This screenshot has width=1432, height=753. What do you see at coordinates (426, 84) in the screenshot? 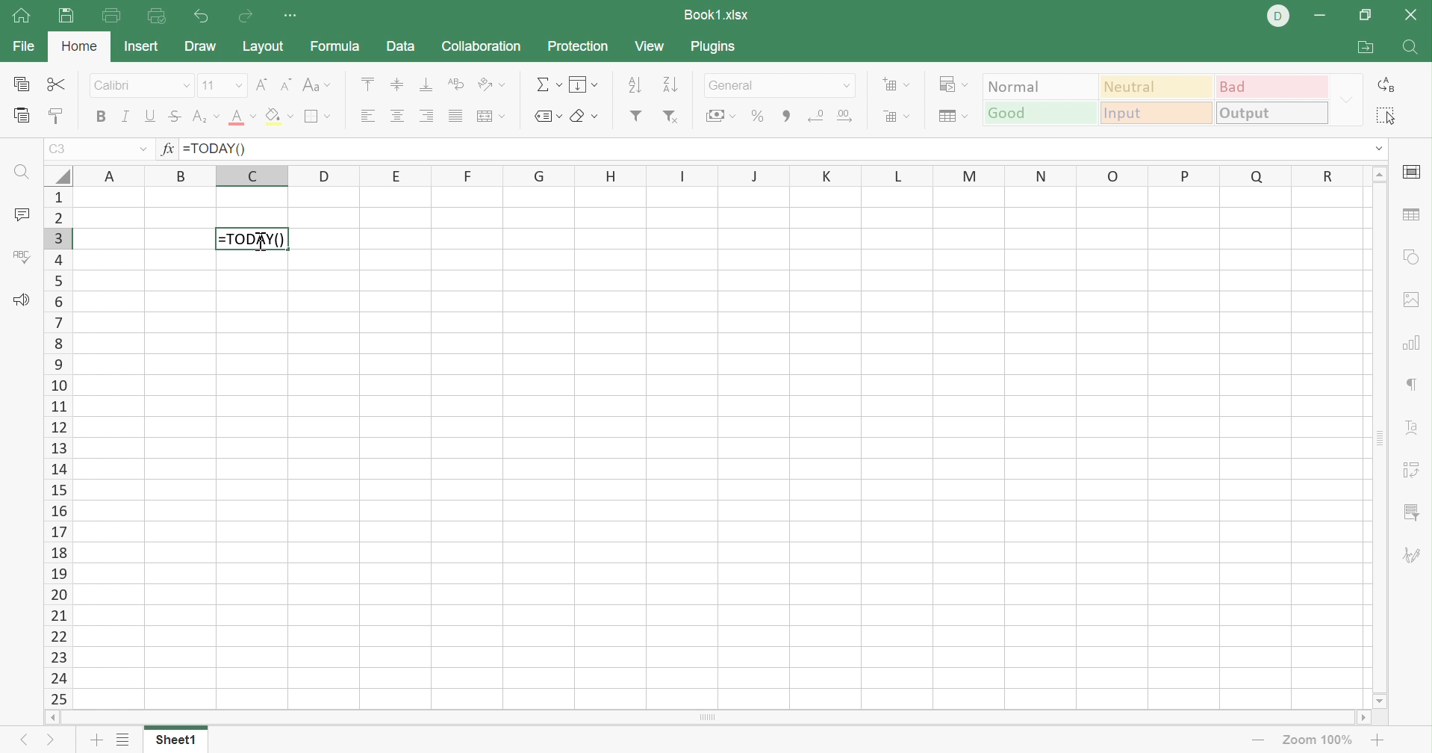
I see `Align Bottom` at bounding box center [426, 84].